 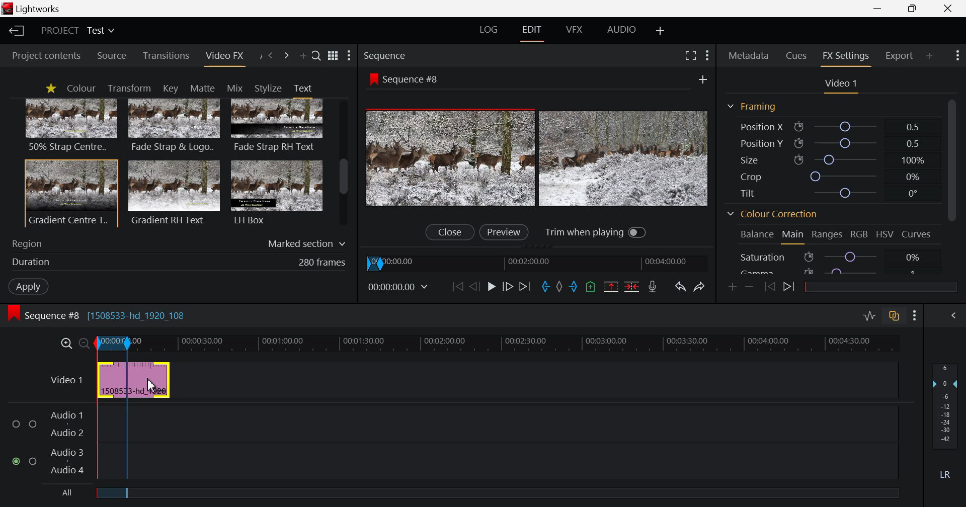 I want to click on Full Screen, so click(x=691, y=56).